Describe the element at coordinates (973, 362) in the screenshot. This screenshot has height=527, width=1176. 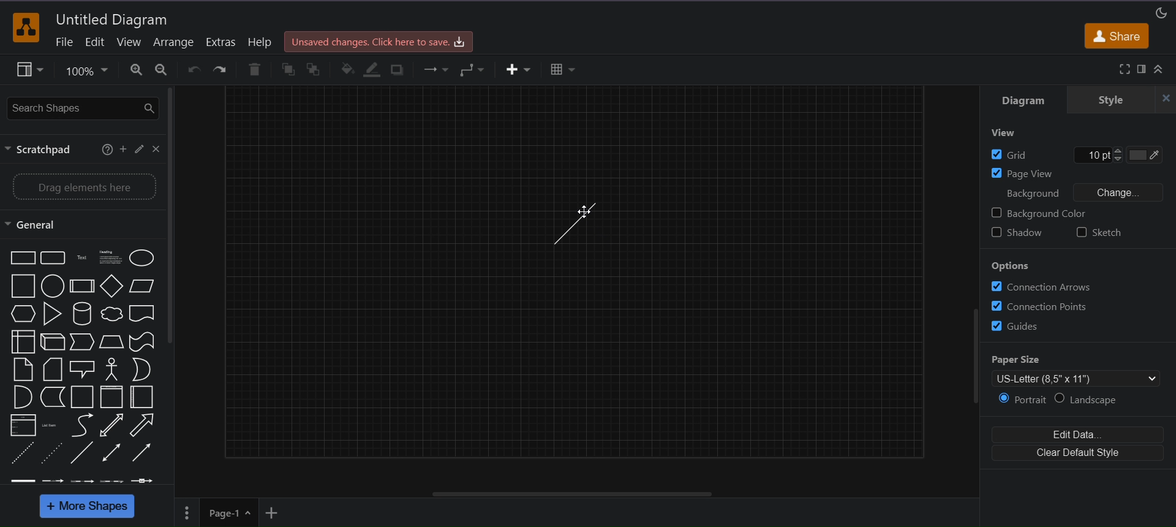
I see `vertical scrollbar` at that location.